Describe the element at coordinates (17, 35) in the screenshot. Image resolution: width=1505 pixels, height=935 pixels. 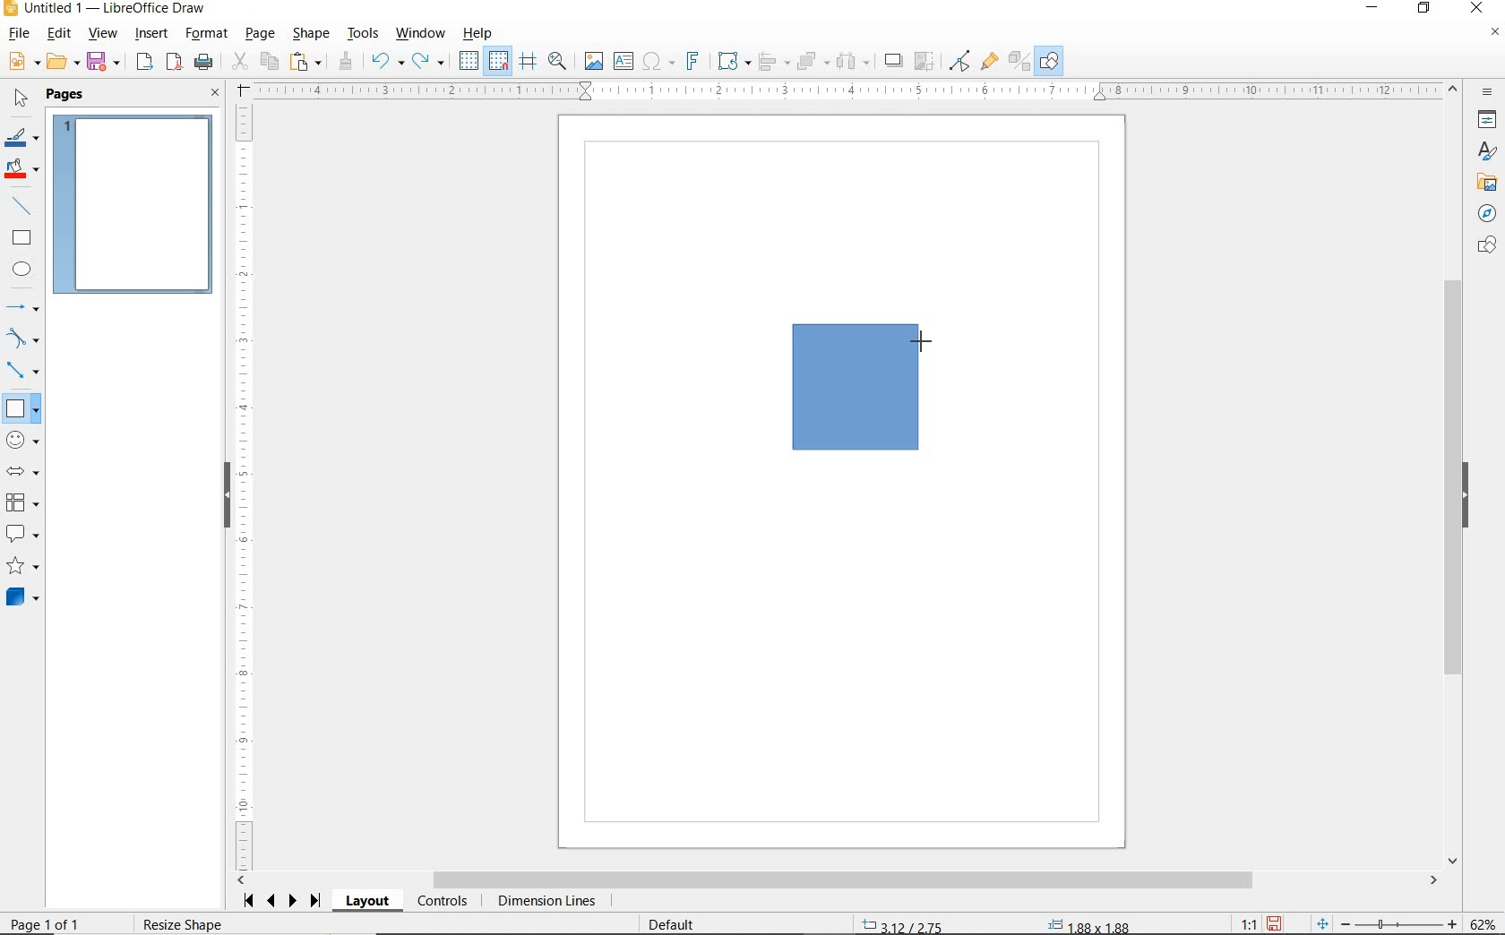
I see `FILE` at that location.